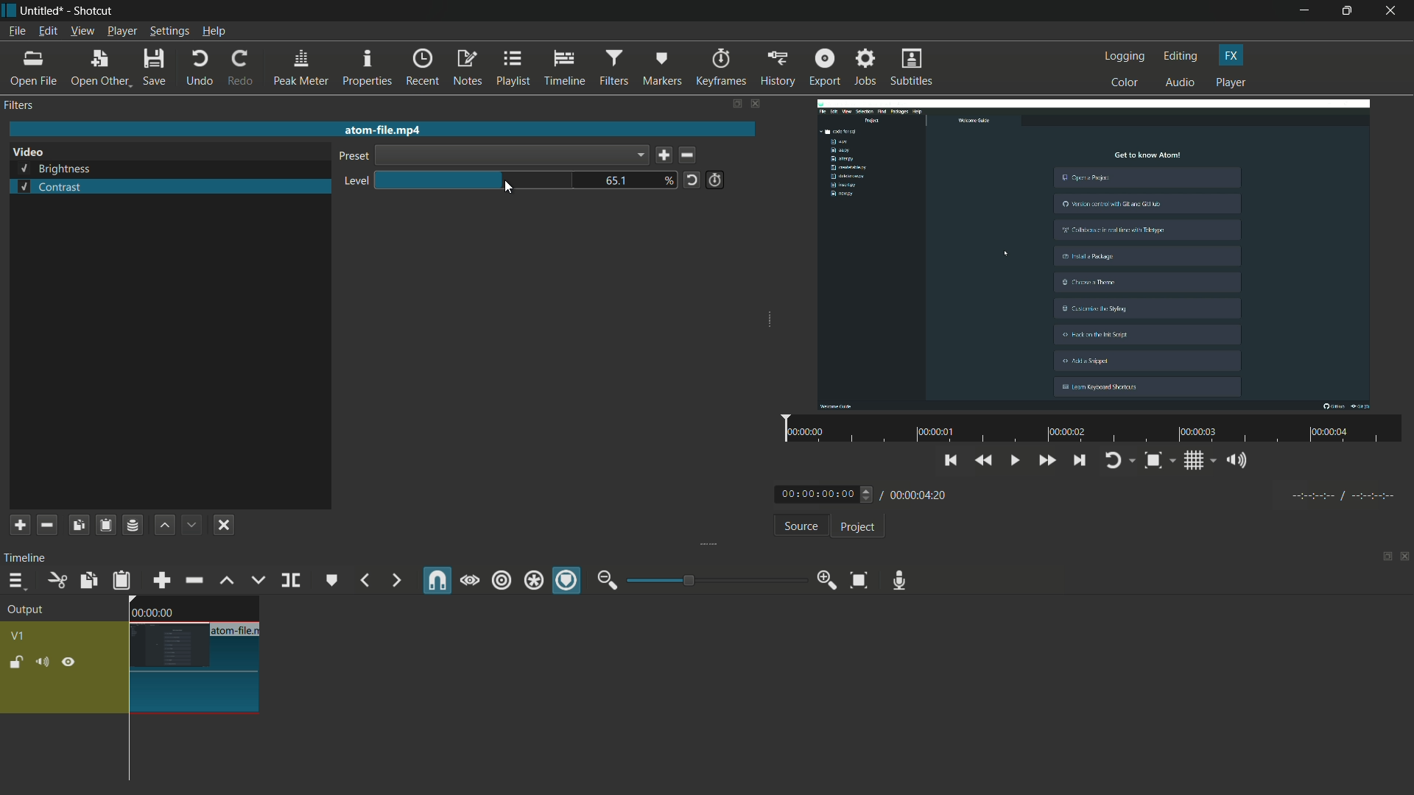 Image resolution: width=1414 pixels, height=795 pixels. What do you see at coordinates (194, 581) in the screenshot?
I see `ripple delete` at bounding box center [194, 581].